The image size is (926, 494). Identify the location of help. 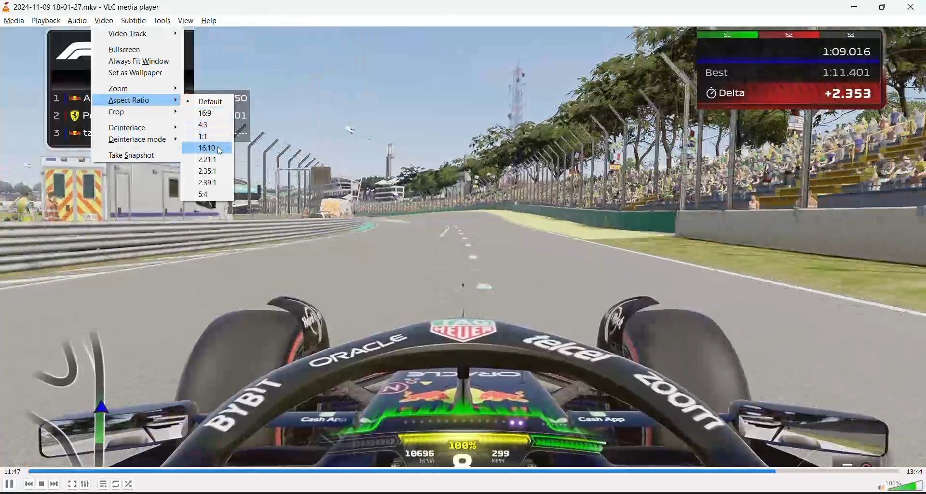
(208, 21).